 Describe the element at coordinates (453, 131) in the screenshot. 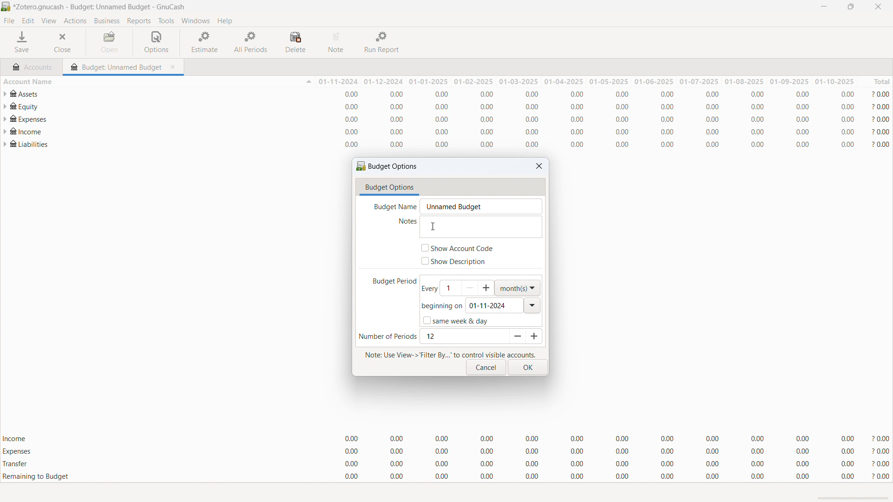

I see `account statement for "Income"` at that location.